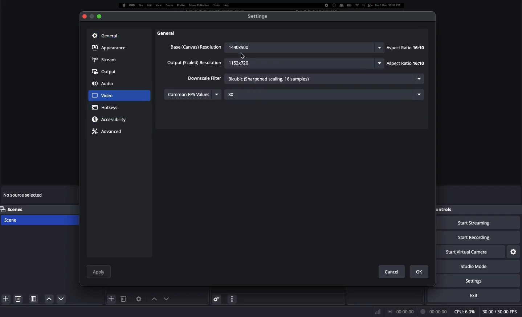 This screenshot has width=522, height=317. Describe the element at coordinates (193, 94) in the screenshot. I see `Common FPS values` at that location.